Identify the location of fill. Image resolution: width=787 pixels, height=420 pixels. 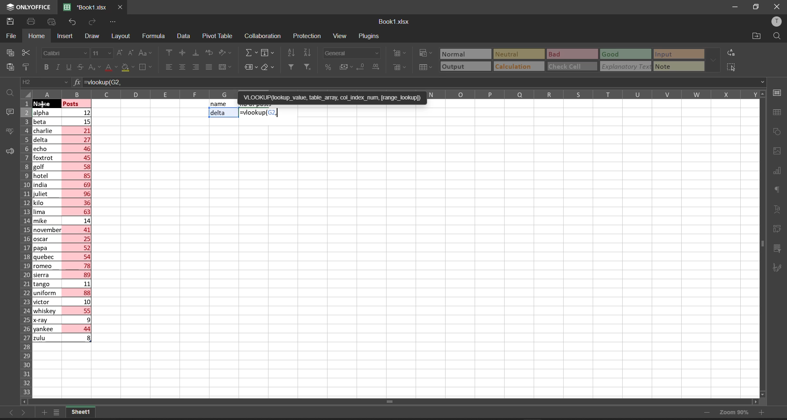
(269, 53).